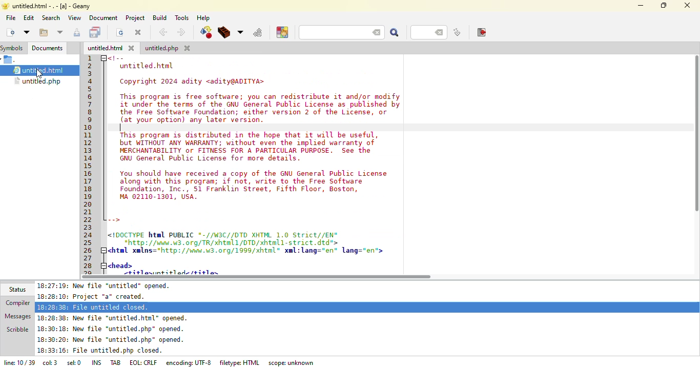 The width and height of the screenshot is (700, 368). Describe the element at coordinates (75, 18) in the screenshot. I see `view` at that location.